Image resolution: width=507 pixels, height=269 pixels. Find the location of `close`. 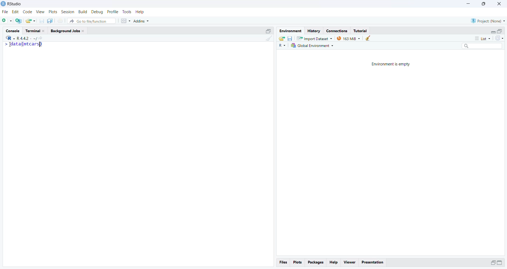

close is located at coordinates (44, 31).